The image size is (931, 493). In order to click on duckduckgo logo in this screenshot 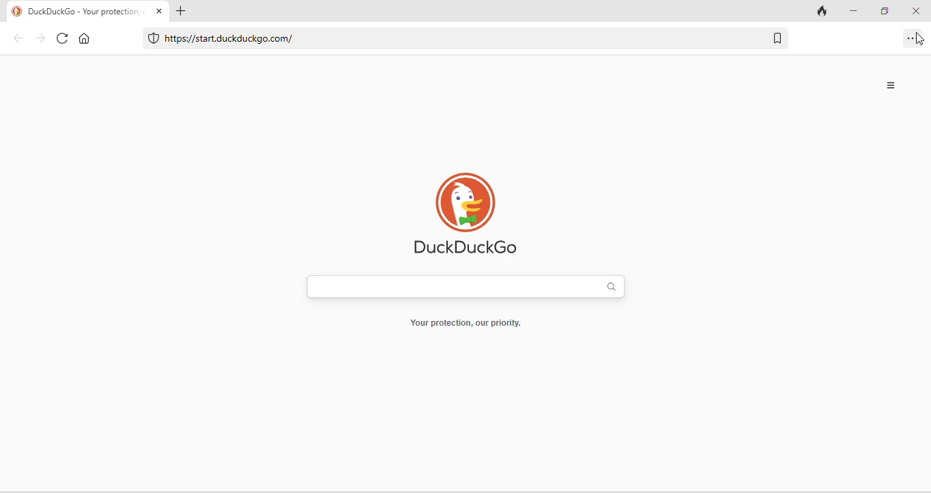, I will do `click(465, 212)`.